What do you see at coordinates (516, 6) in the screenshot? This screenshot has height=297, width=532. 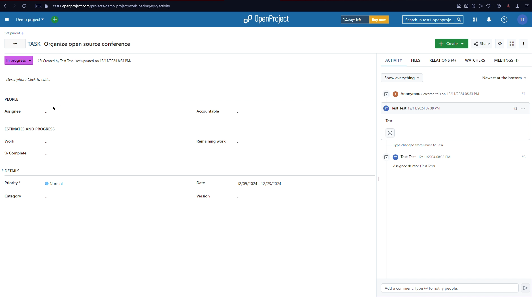 I see `downloads` at bounding box center [516, 6].